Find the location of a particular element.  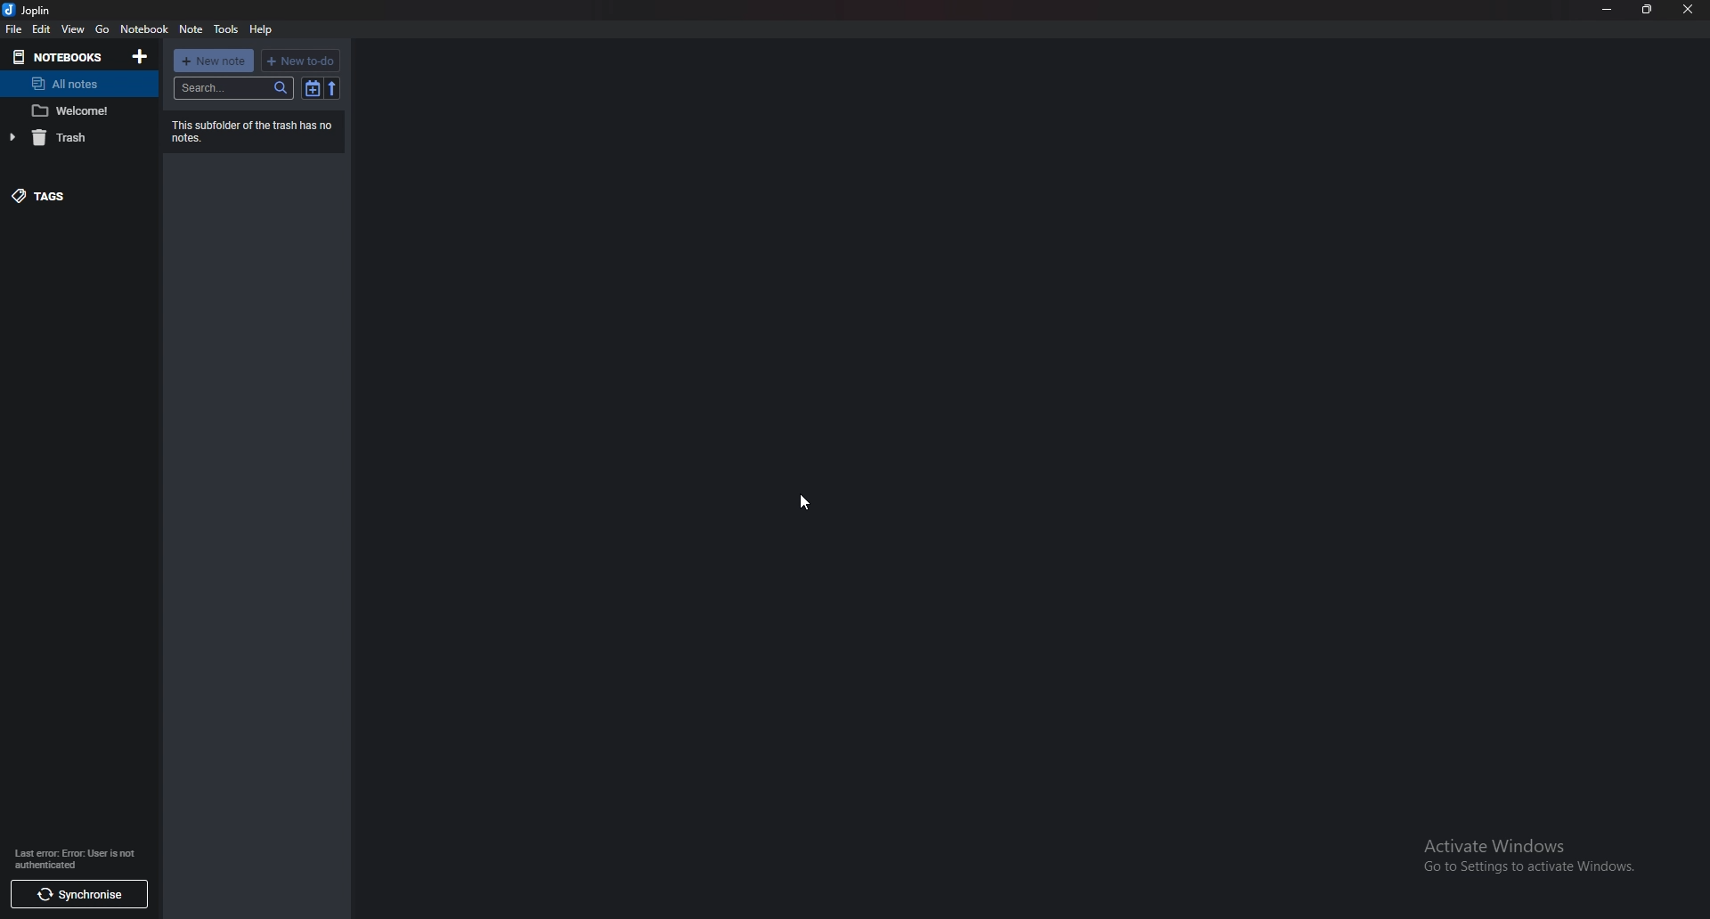

Toggle sort is located at coordinates (313, 88).